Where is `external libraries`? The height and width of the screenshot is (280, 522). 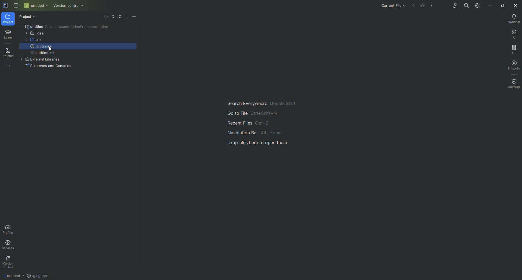 external libraries is located at coordinates (45, 60).